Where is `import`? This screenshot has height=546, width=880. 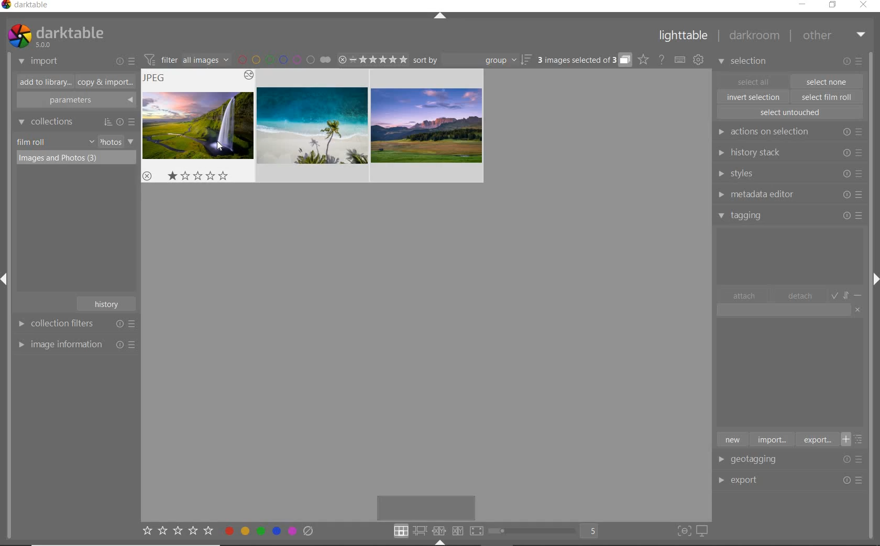
import is located at coordinates (771, 439).